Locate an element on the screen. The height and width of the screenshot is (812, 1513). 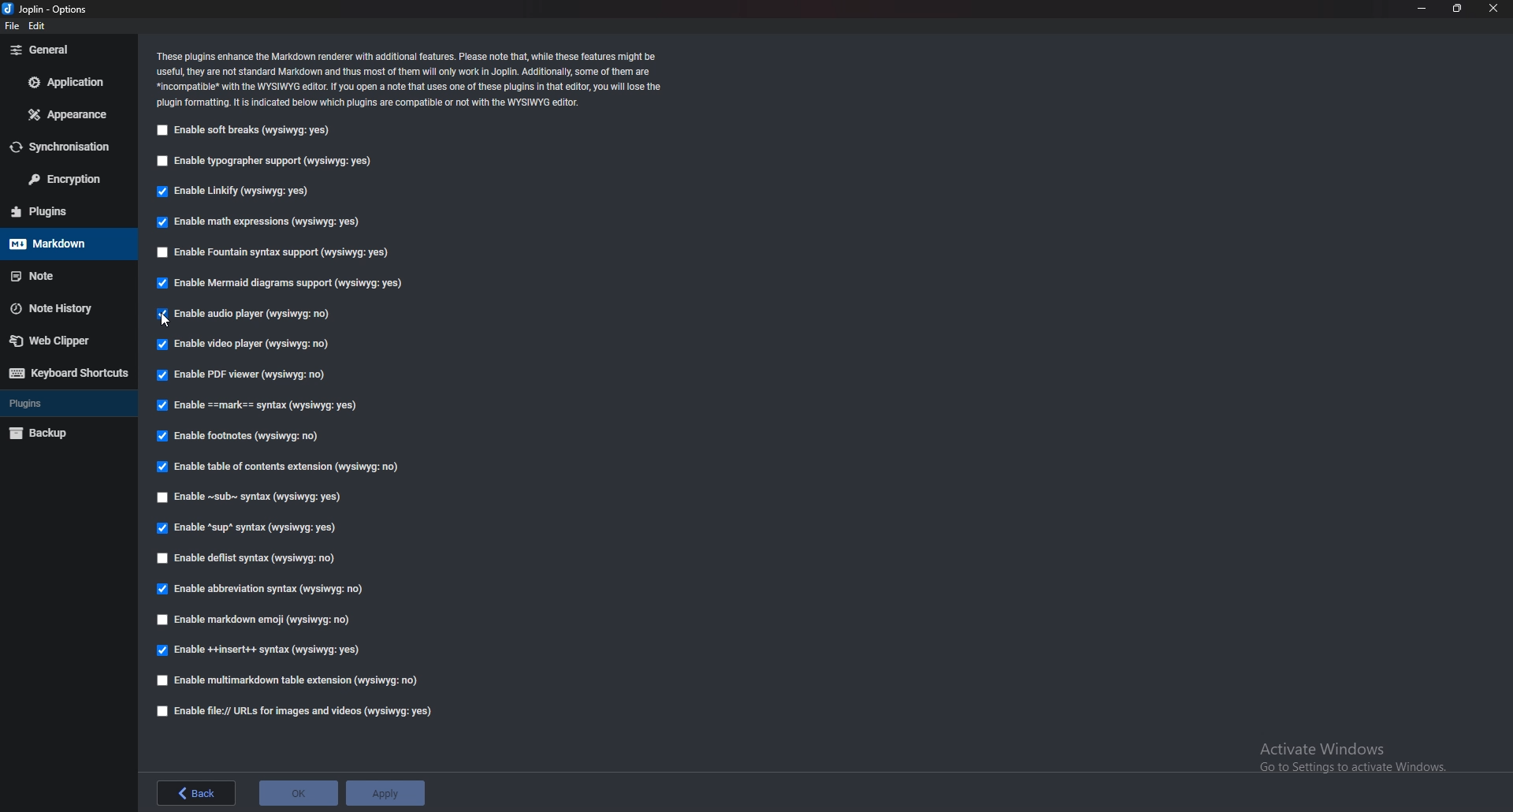
Info is located at coordinates (412, 77).